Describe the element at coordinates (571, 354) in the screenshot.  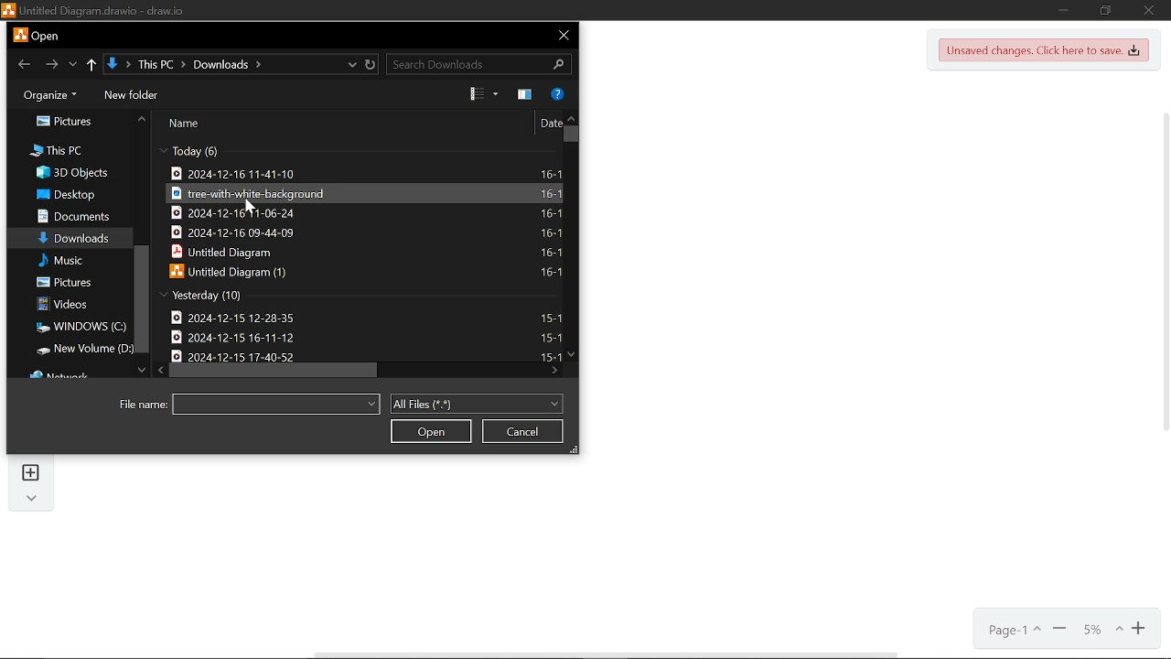
I see `Move down in files` at that location.